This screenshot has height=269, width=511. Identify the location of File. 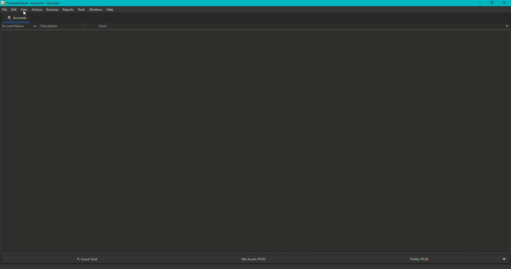
(4, 9).